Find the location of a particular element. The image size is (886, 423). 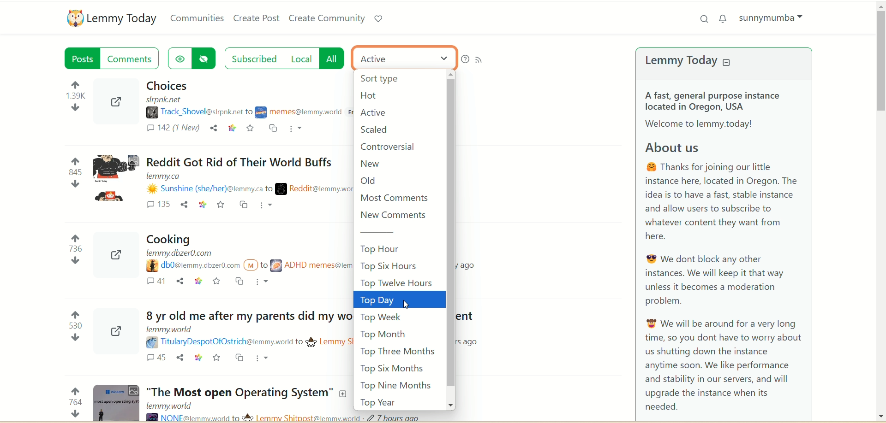

search is located at coordinates (702, 19).